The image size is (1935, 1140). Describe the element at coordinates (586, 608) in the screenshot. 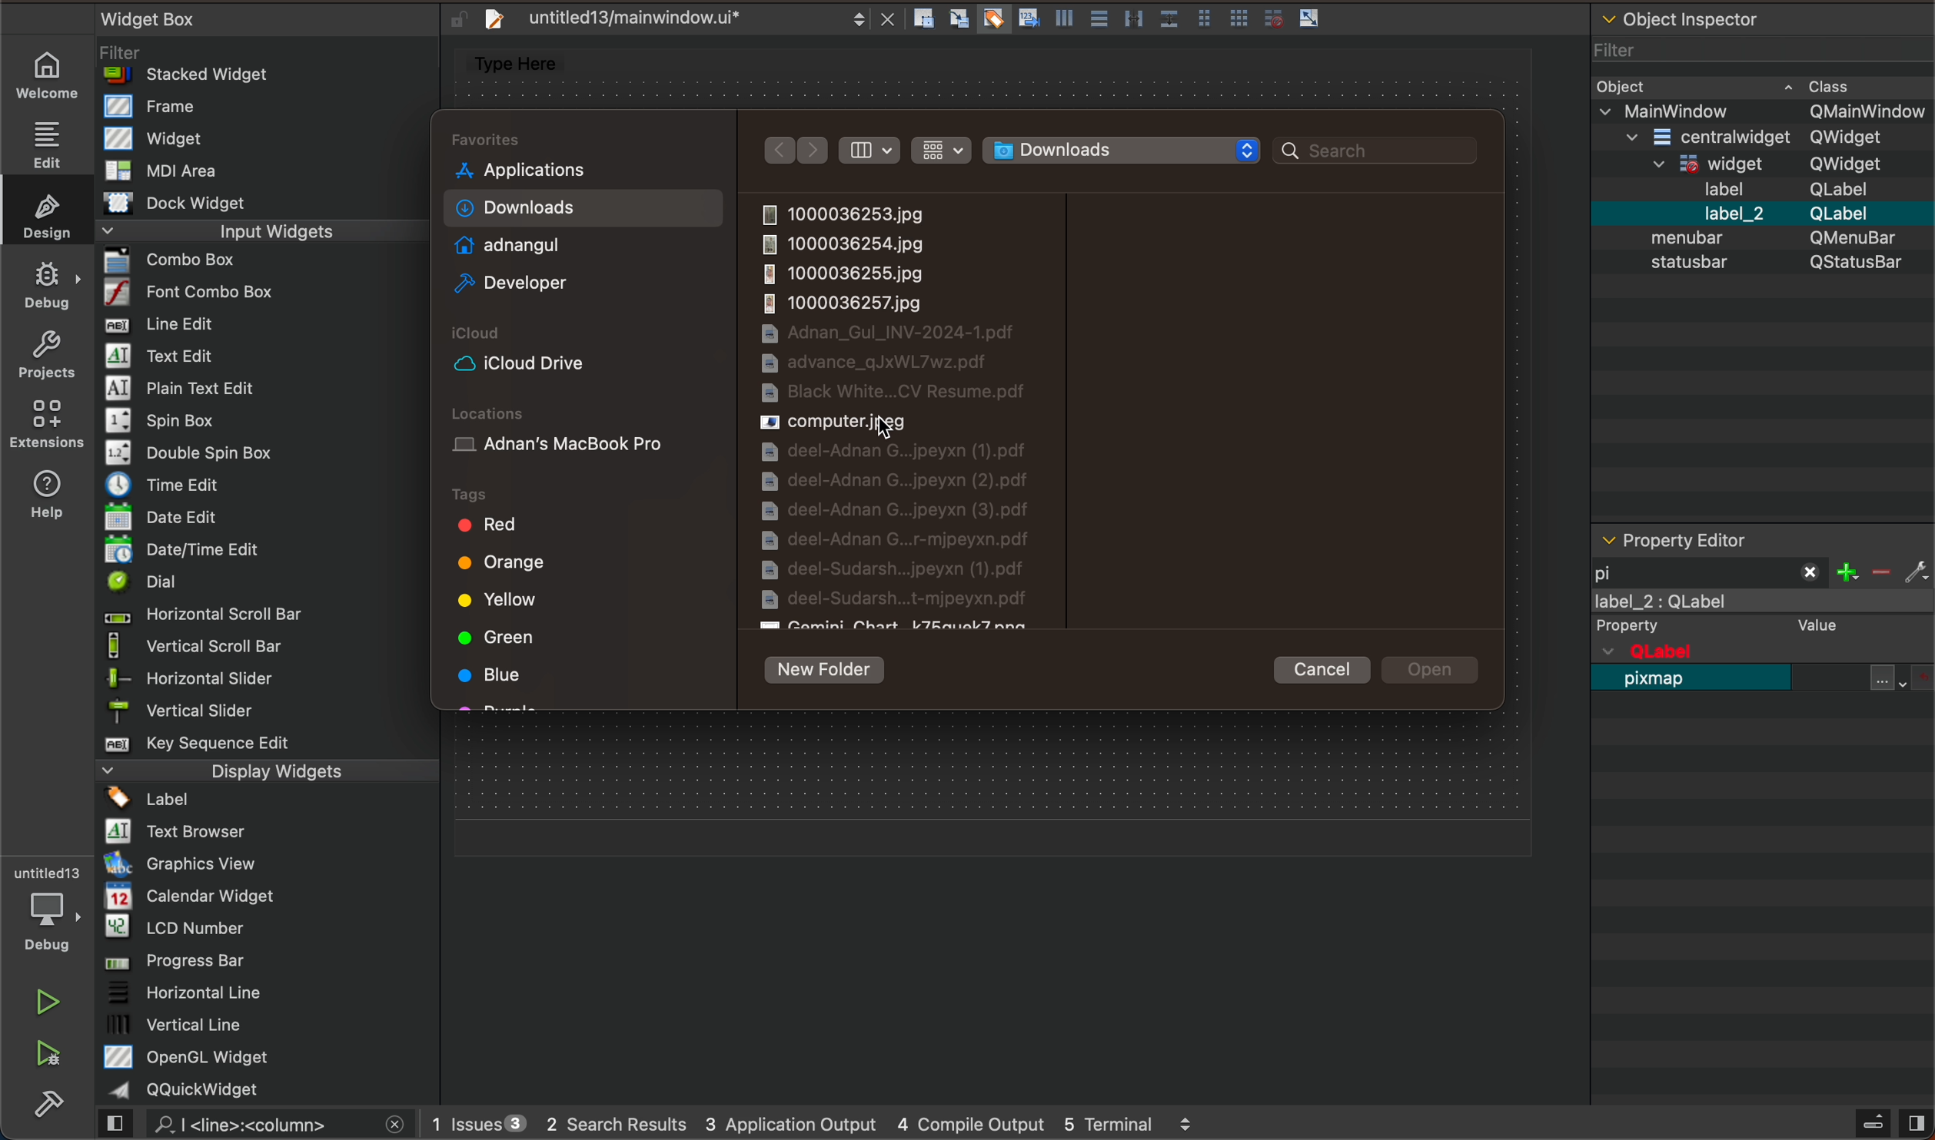

I see `tags` at that location.